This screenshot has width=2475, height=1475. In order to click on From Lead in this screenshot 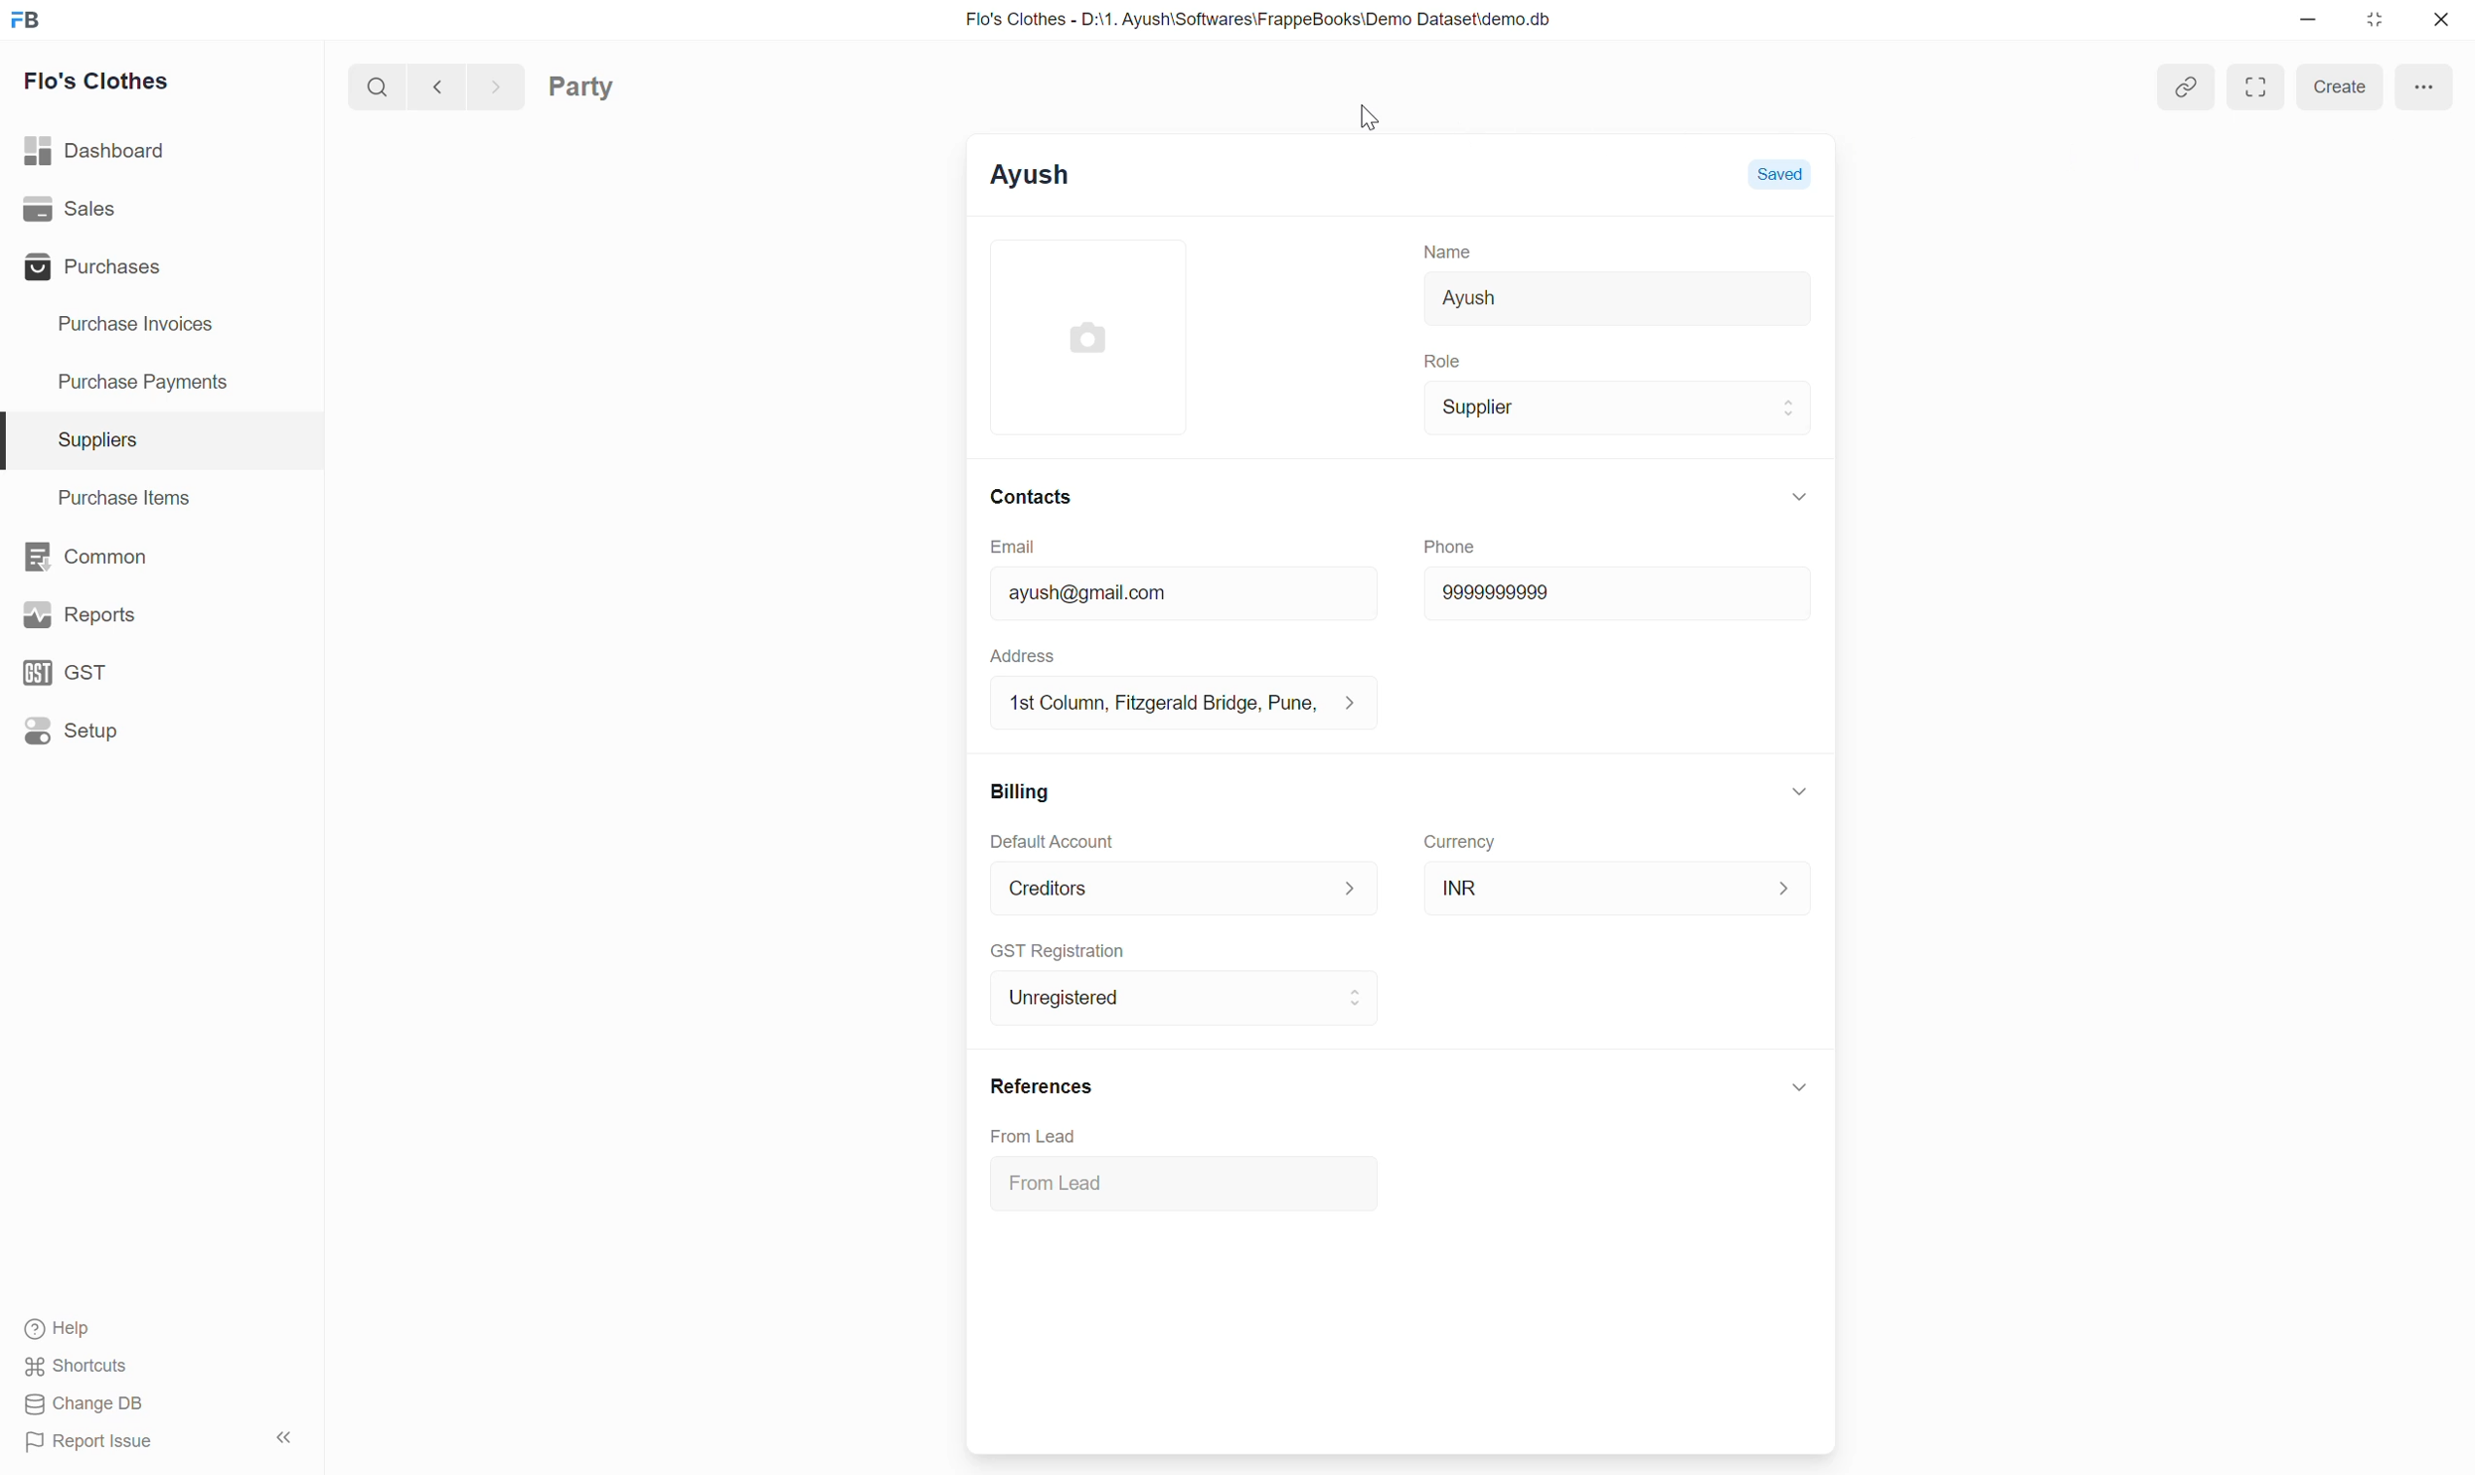, I will do `click(1186, 1183)`.